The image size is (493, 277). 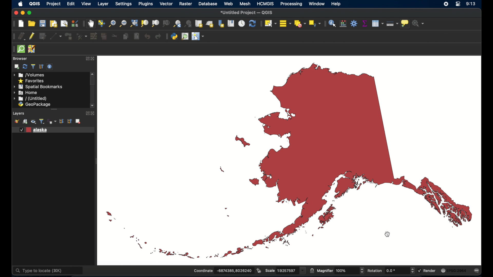 I want to click on browser, so click(x=21, y=58).